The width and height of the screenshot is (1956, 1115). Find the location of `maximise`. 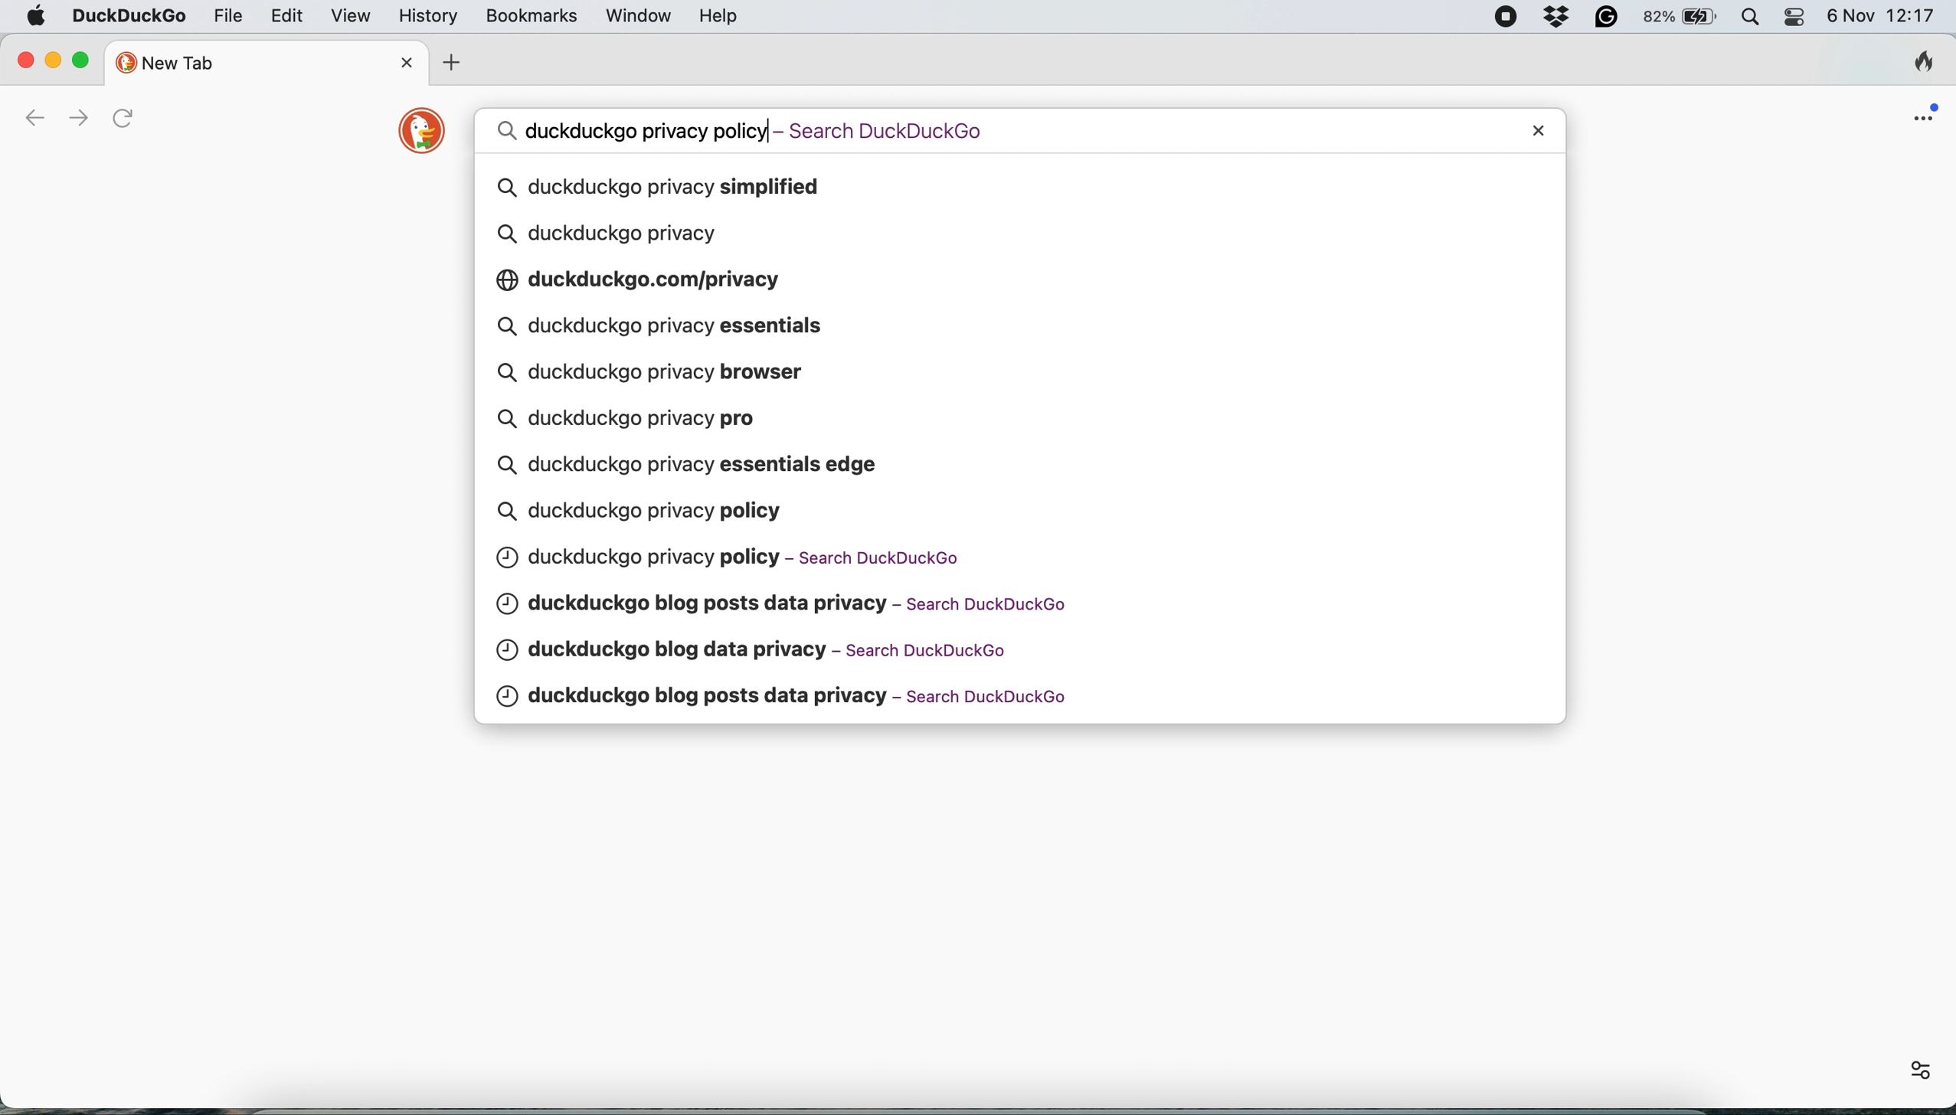

maximise is located at coordinates (83, 60).